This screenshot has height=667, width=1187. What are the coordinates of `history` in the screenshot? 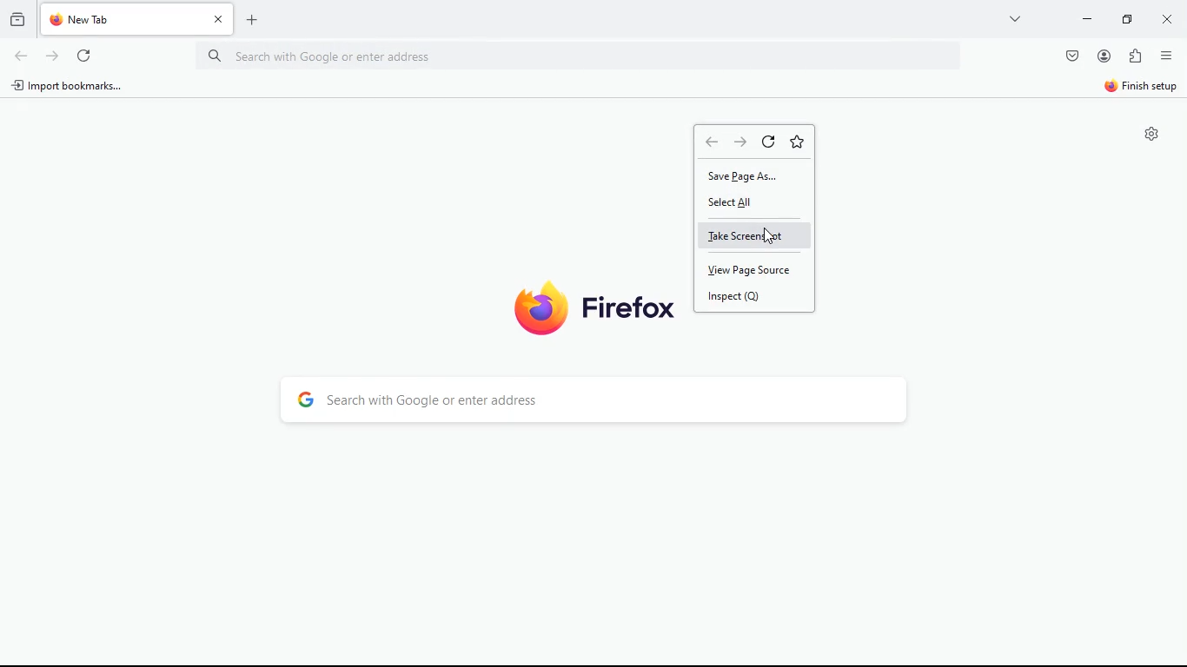 It's located at (16, 17).